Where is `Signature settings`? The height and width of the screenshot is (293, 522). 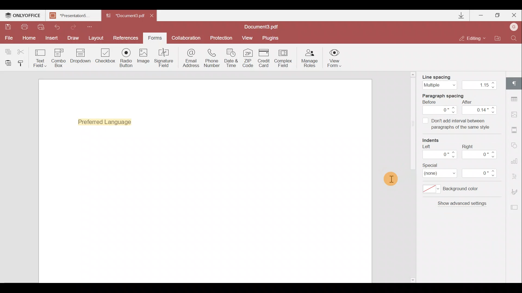 Signature settings is located at coordinates (515, 193).